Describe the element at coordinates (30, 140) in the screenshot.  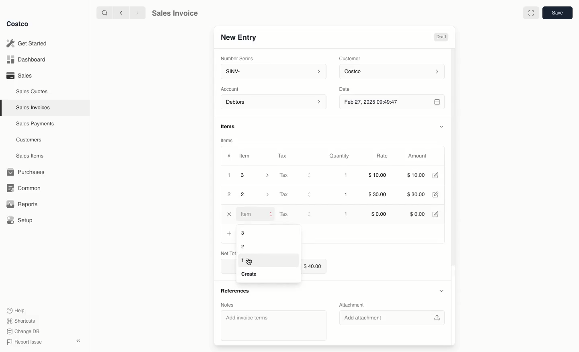
I see `Customers` at that location.